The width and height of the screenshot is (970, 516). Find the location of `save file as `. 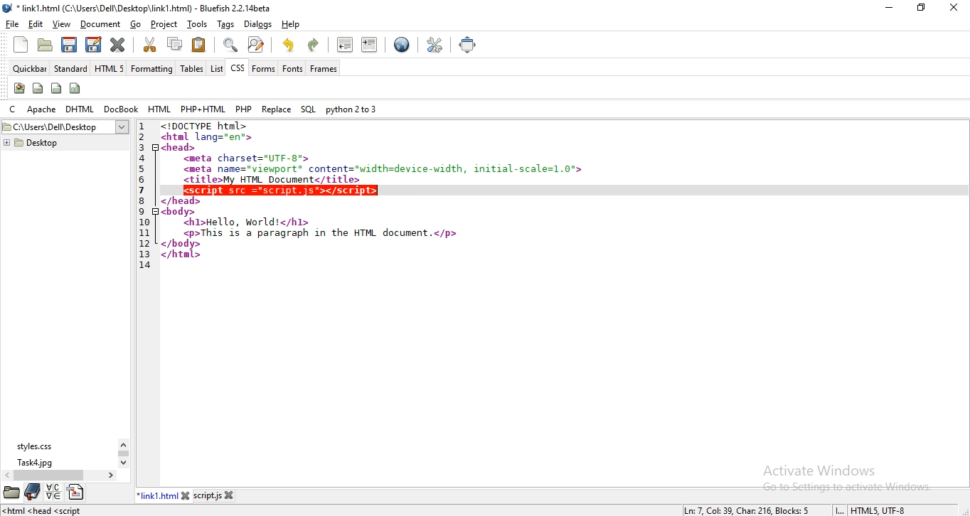

save file as  is located at coordinates (92, 45).